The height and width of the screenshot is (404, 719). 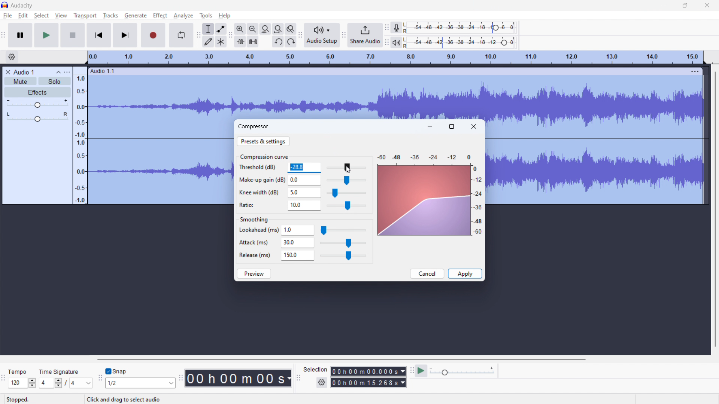 I want to click on timeline, so click(x=395, y=58).